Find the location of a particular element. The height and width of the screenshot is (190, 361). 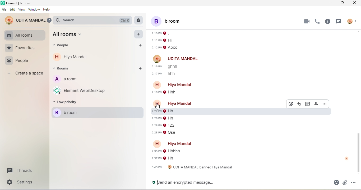

account profile image is located at coordinates (157, 58).